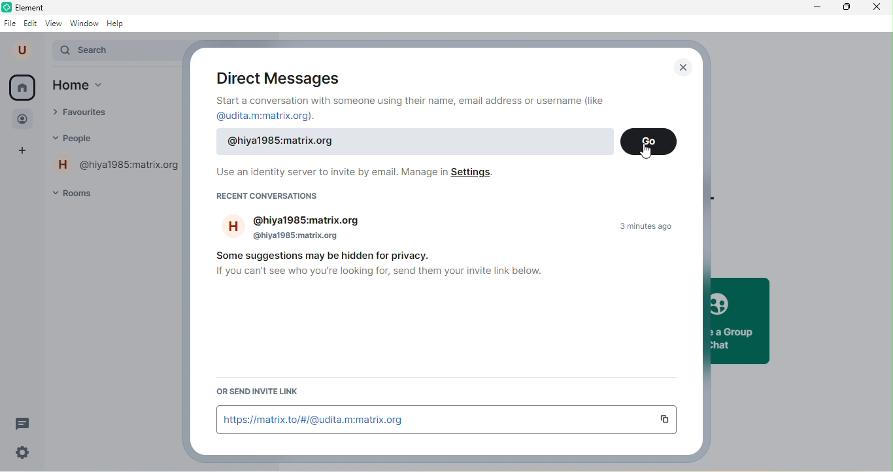 Image resolution: width=893 pixels, height=472 pixels. Describe the element at coordinates (118, 166) in the screenshot. I see `@hiya1985:matrix.org` at that location.